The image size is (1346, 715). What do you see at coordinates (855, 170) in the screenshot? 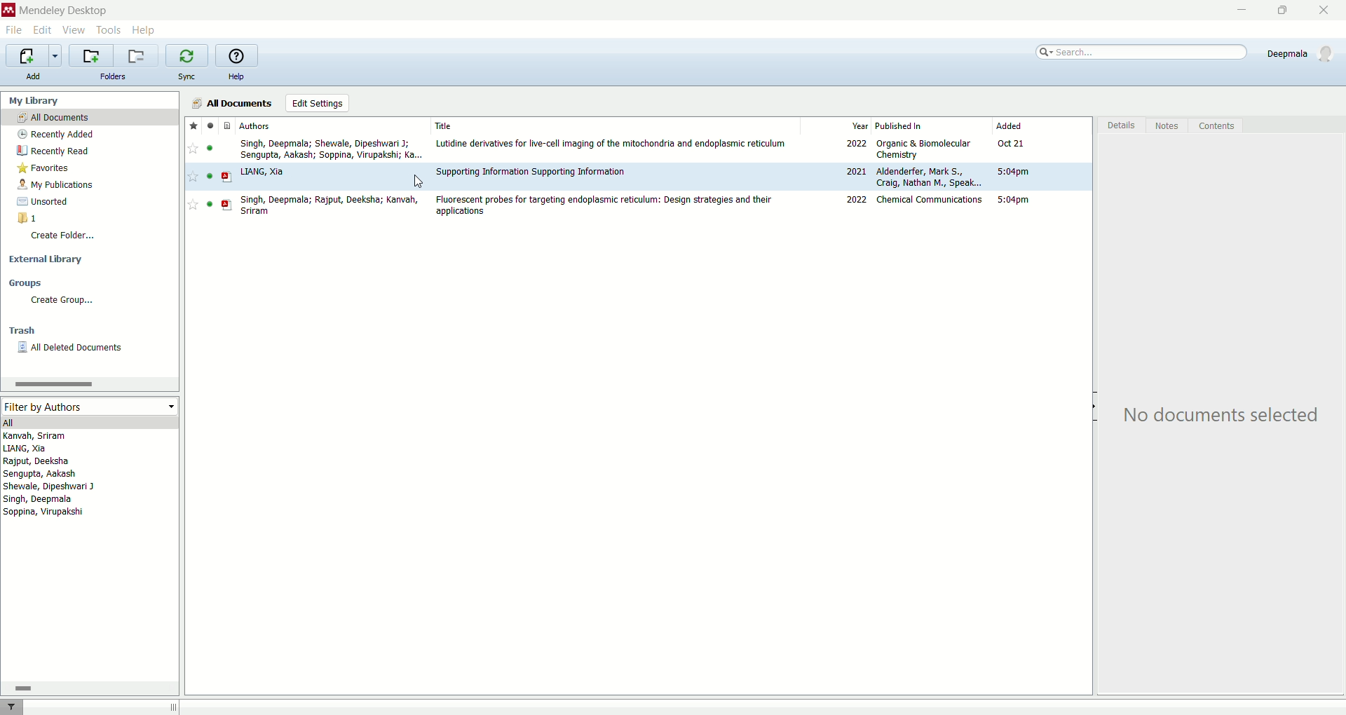
I see `2021` at bounding box center [855, 170].